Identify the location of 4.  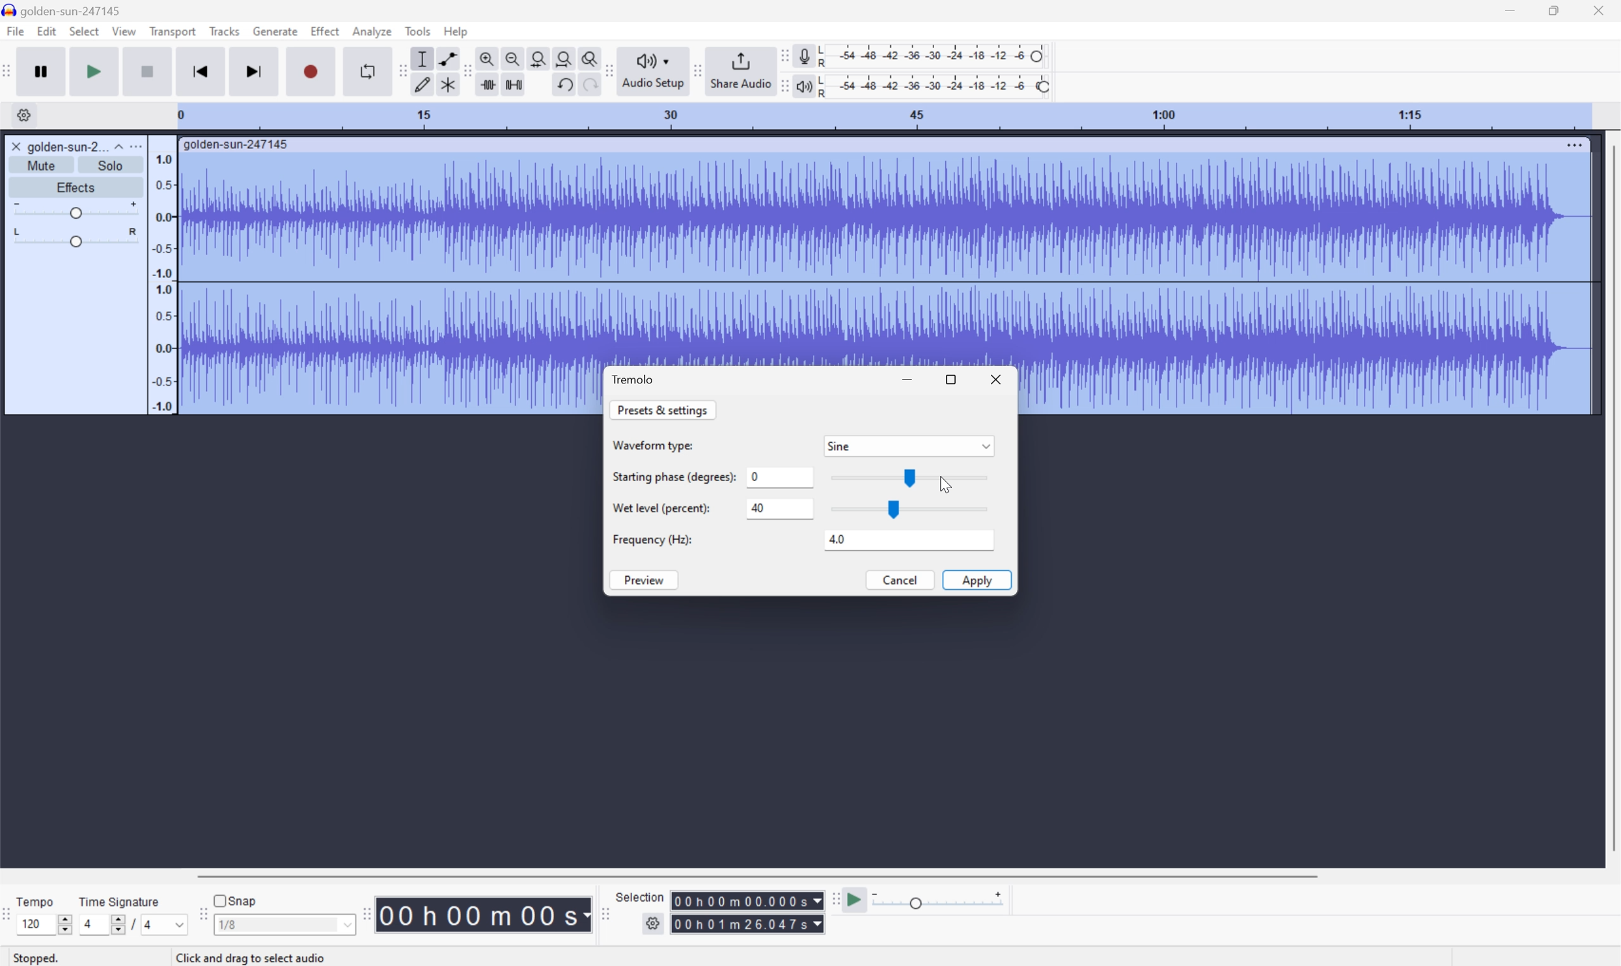
(100, 924).